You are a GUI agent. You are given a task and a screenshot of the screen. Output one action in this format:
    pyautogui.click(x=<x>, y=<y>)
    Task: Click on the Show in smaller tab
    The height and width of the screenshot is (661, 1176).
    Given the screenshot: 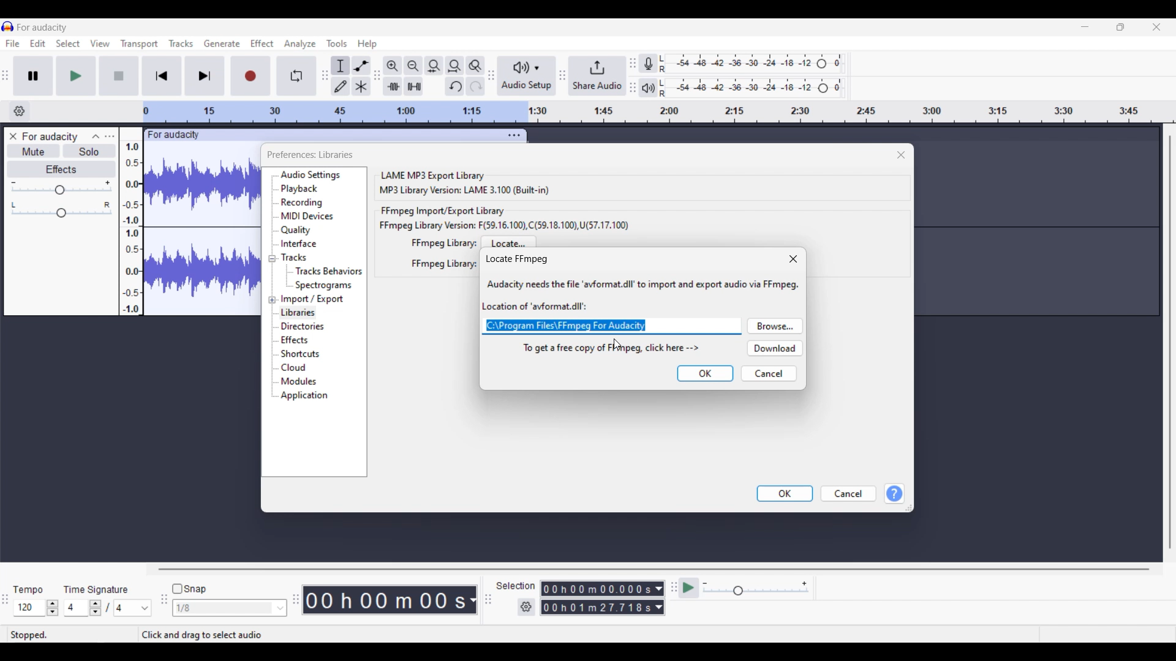 What is the action you would take?
    pyautogui.click(x=1120, y=27)
    